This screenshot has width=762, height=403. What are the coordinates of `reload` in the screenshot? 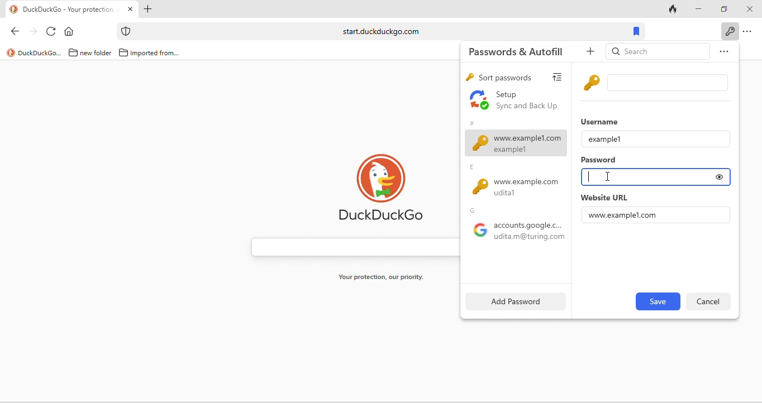 It's located at (52, 30).